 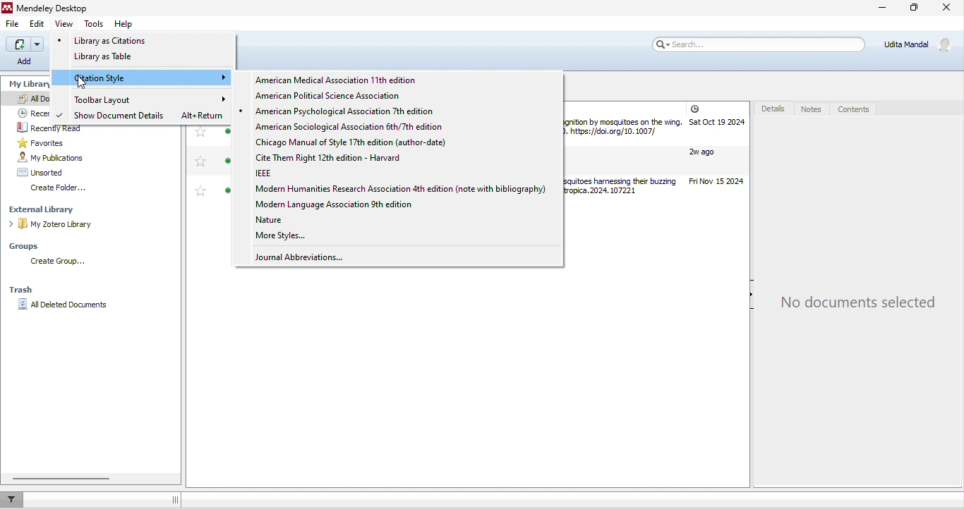 What do you see at coordinates (305, 258) in the screenshot?
I see `Journal Abbreviations...` at bounding box center [305, 258].